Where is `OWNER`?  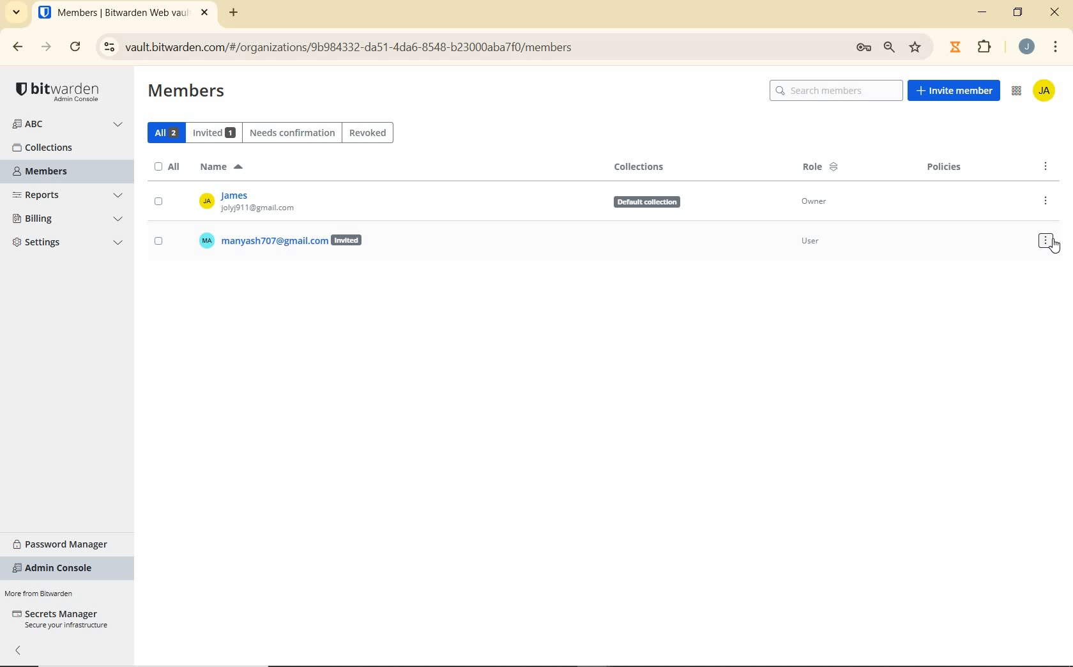
OWNER is located at coordinates (287, 202).